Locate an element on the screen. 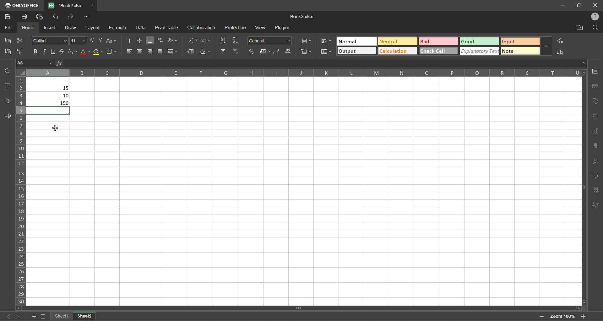 This screenshot has width=603, height=321. comments is located at coordinates (9, 86).